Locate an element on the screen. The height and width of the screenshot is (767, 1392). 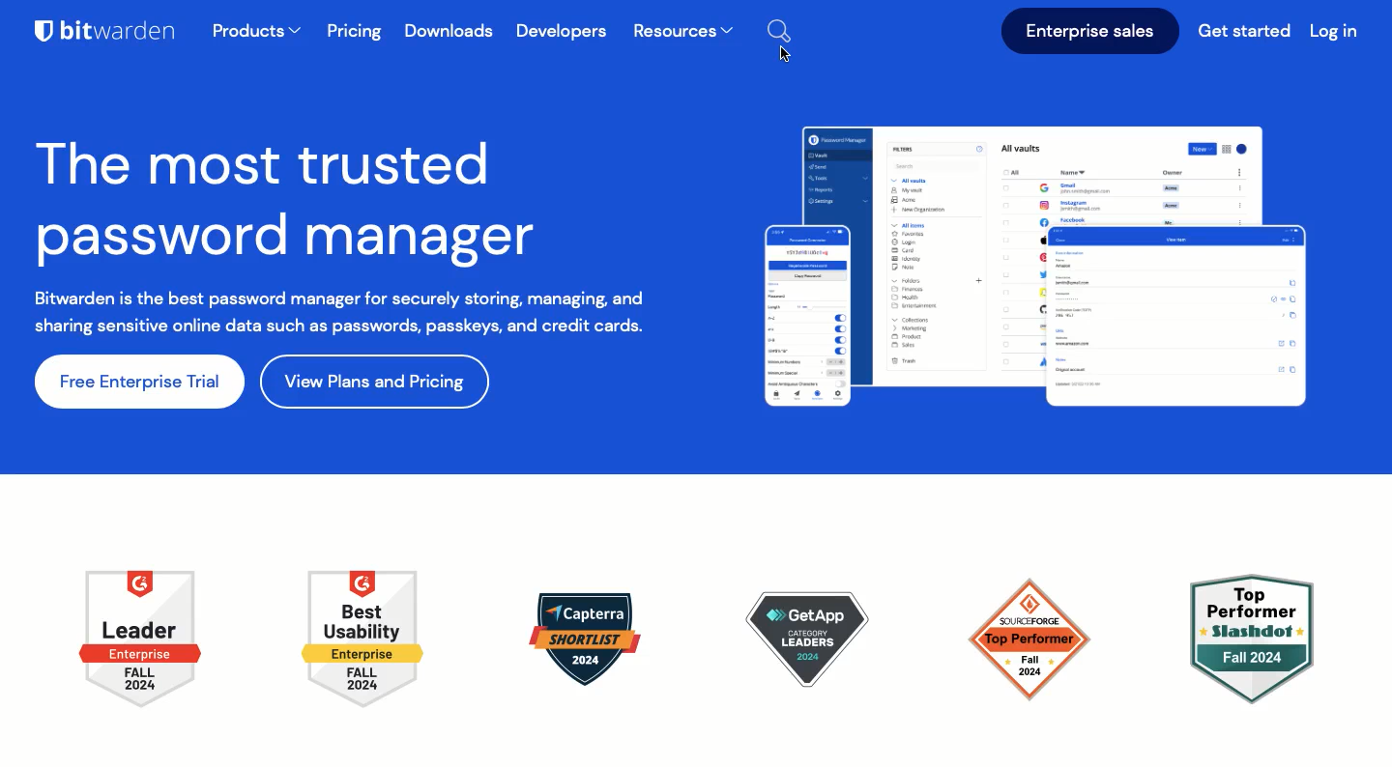
icons is located at coordinates (717, 640).